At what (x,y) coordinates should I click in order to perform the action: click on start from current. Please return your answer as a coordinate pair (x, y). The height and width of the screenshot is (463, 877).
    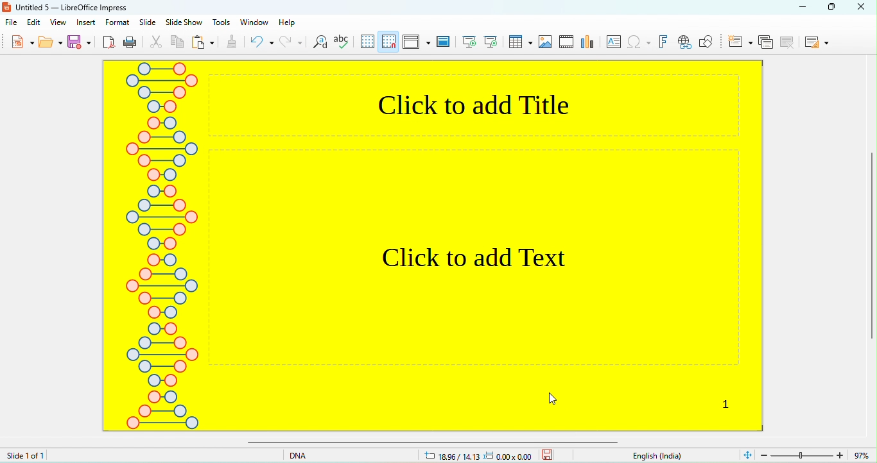
    Looking at the image, I should click on (491, 40).